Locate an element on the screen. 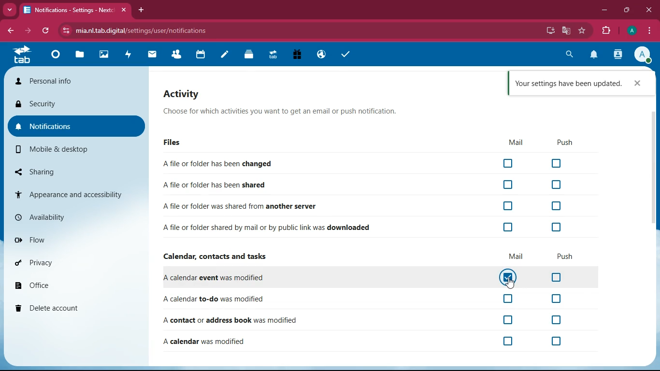 The height and width of the screenshot is (371, 660). add tab is located at coordinates (143, 11).